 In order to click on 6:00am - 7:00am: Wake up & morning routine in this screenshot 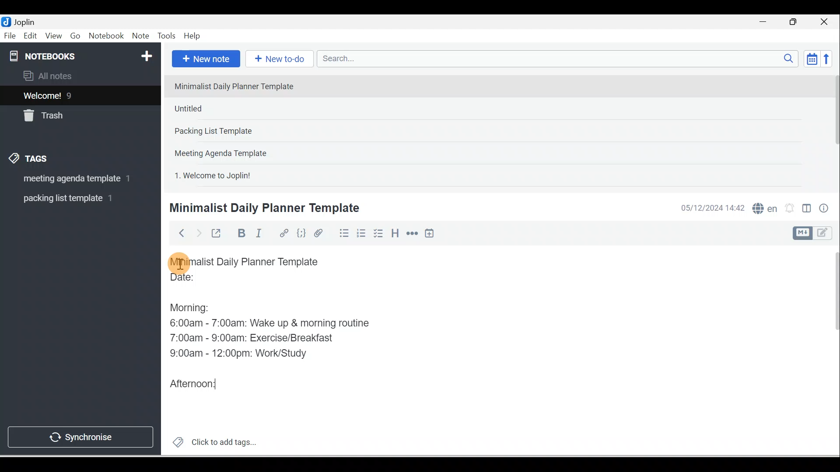, I will do `click(273, 323)`.